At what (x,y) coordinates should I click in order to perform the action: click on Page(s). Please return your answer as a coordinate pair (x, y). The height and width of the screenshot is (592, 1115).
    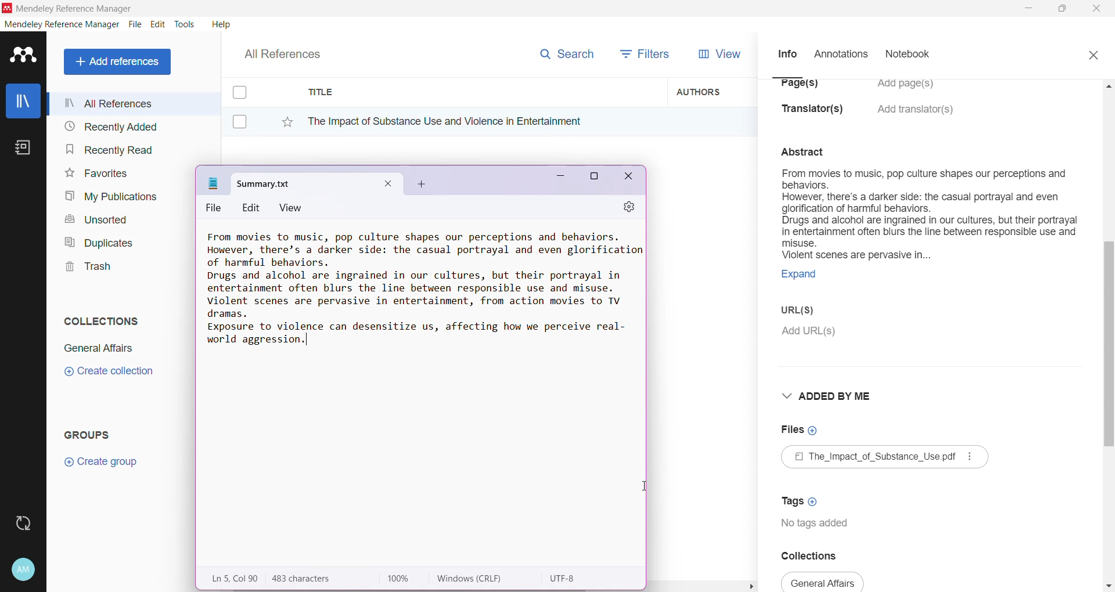
    Looking at the image, I should click on (798, 88).